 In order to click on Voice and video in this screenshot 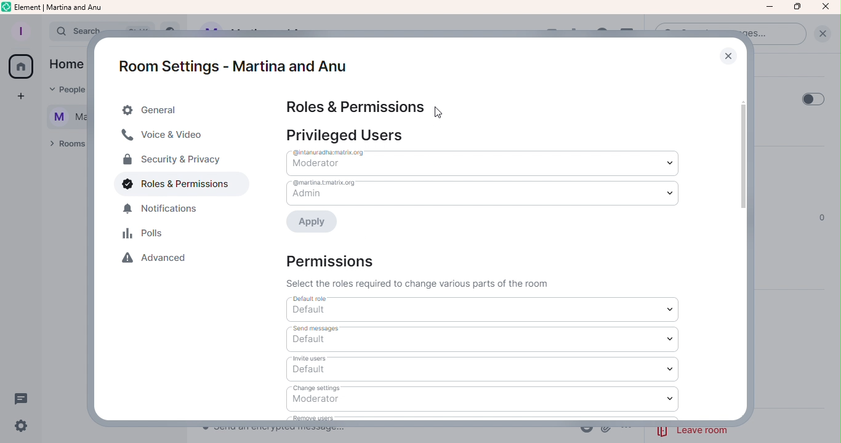, I will do `click(165, 137)`.